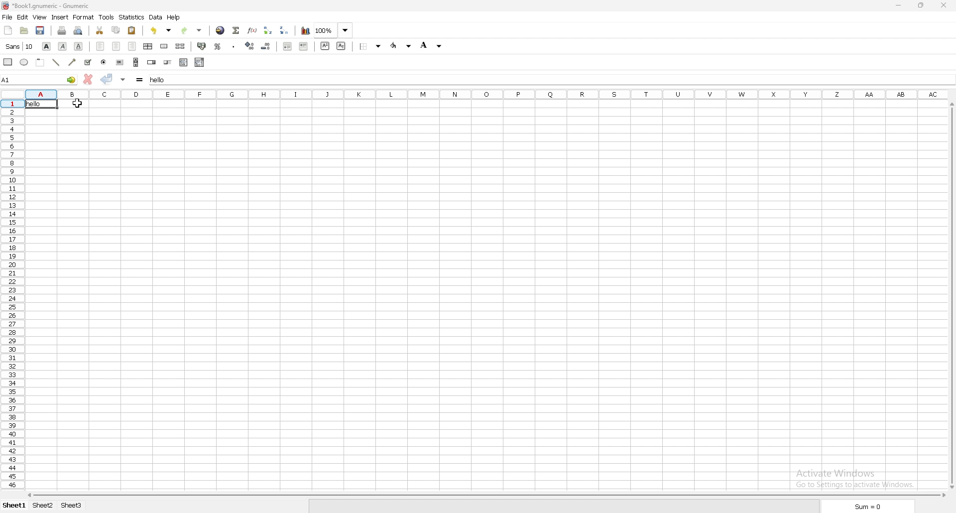 The width and height of the screenshot is (956, 513). What do you see at coordinates (41, 62) in the screenshot?
I see `create frame` at bounding box center [41, 62].